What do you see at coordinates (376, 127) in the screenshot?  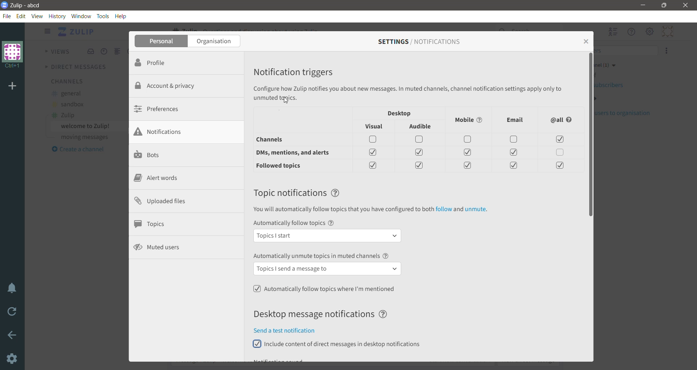 I see `visual` at bounding box center [376, 127].